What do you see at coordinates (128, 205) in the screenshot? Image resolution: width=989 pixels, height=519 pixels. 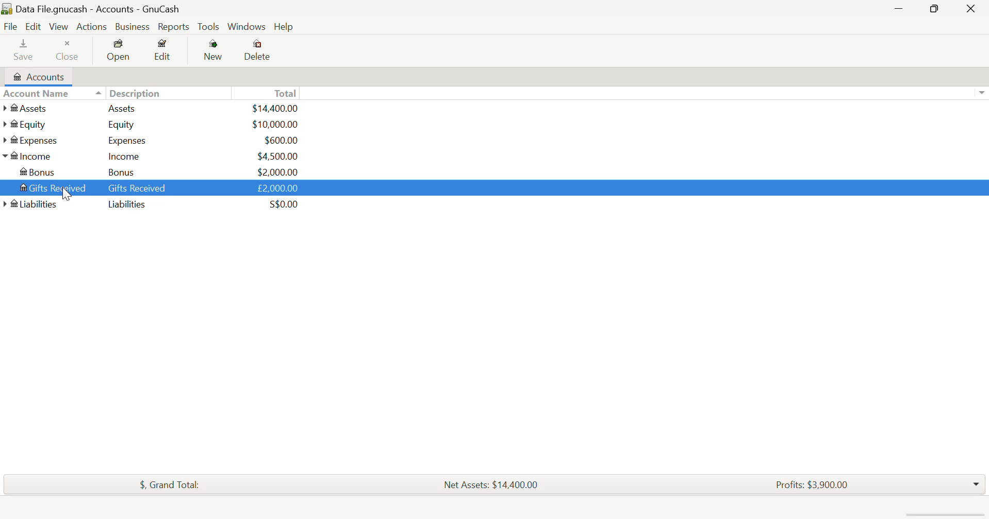 I see `Liabilities` at bounding box center [128, 205].